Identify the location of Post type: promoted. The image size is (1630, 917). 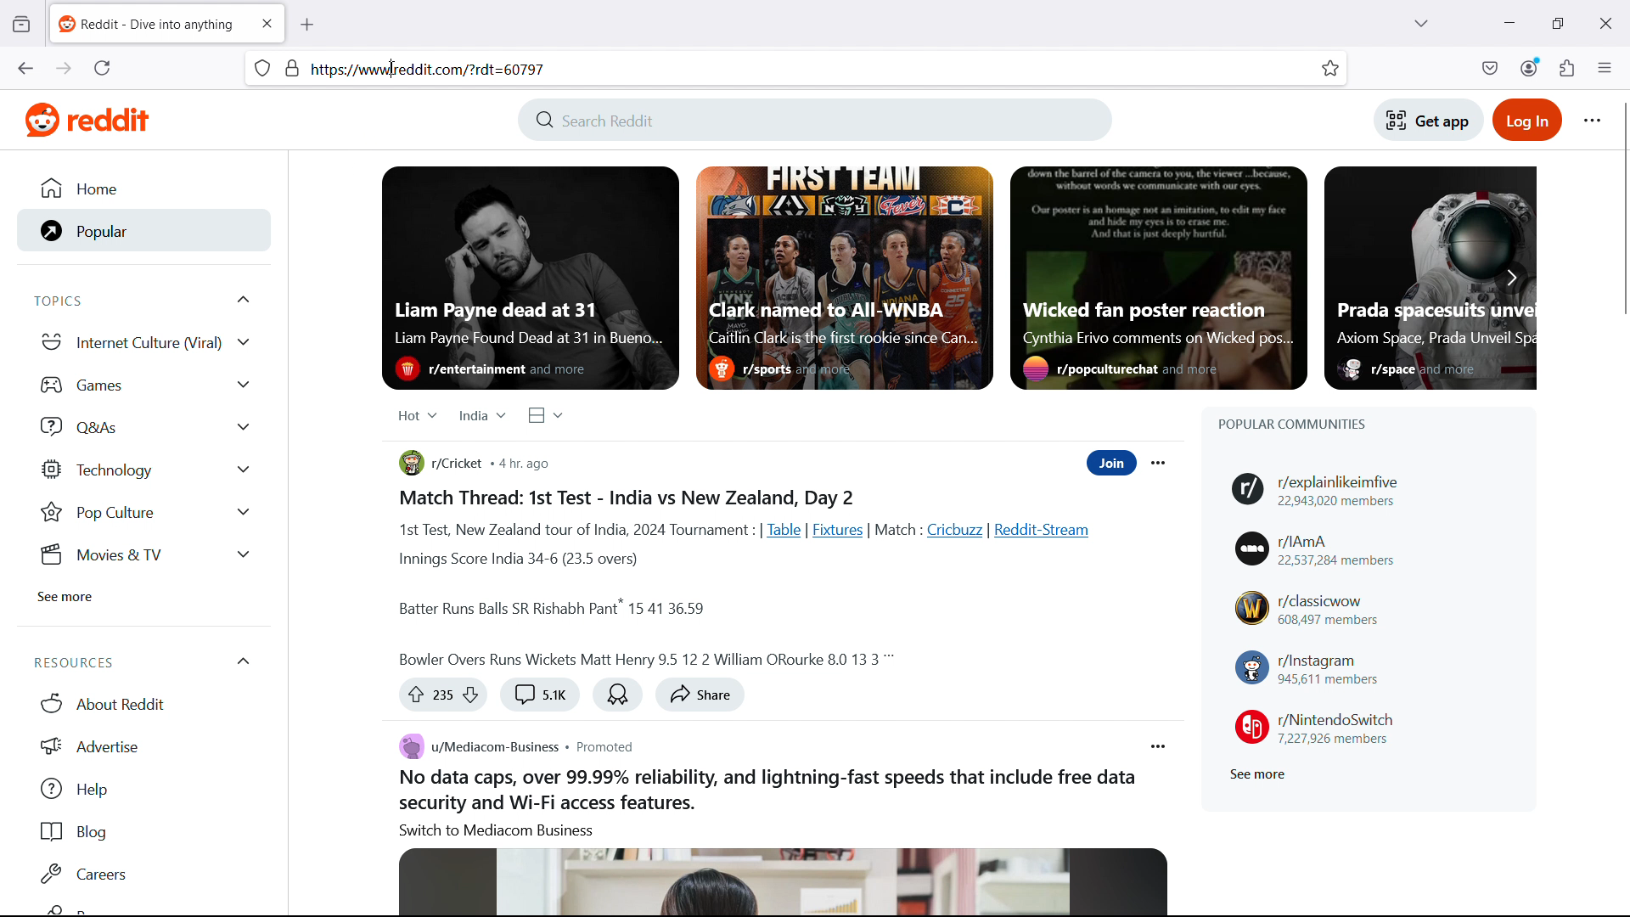
(604, 745).